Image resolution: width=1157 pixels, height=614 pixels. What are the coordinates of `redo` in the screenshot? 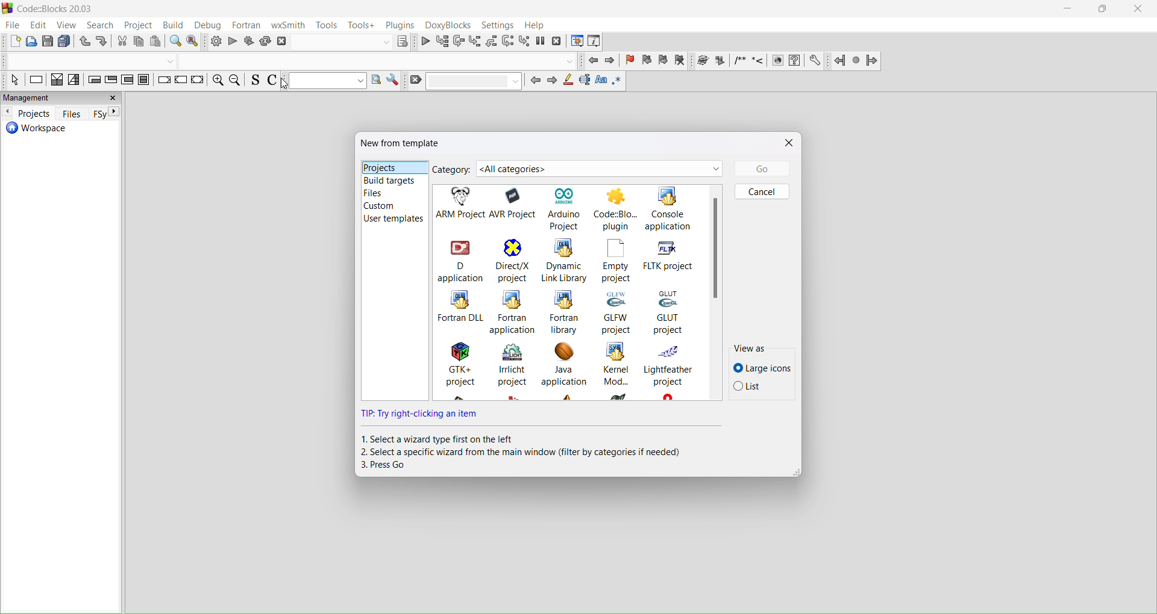 It's located at (104, 41).